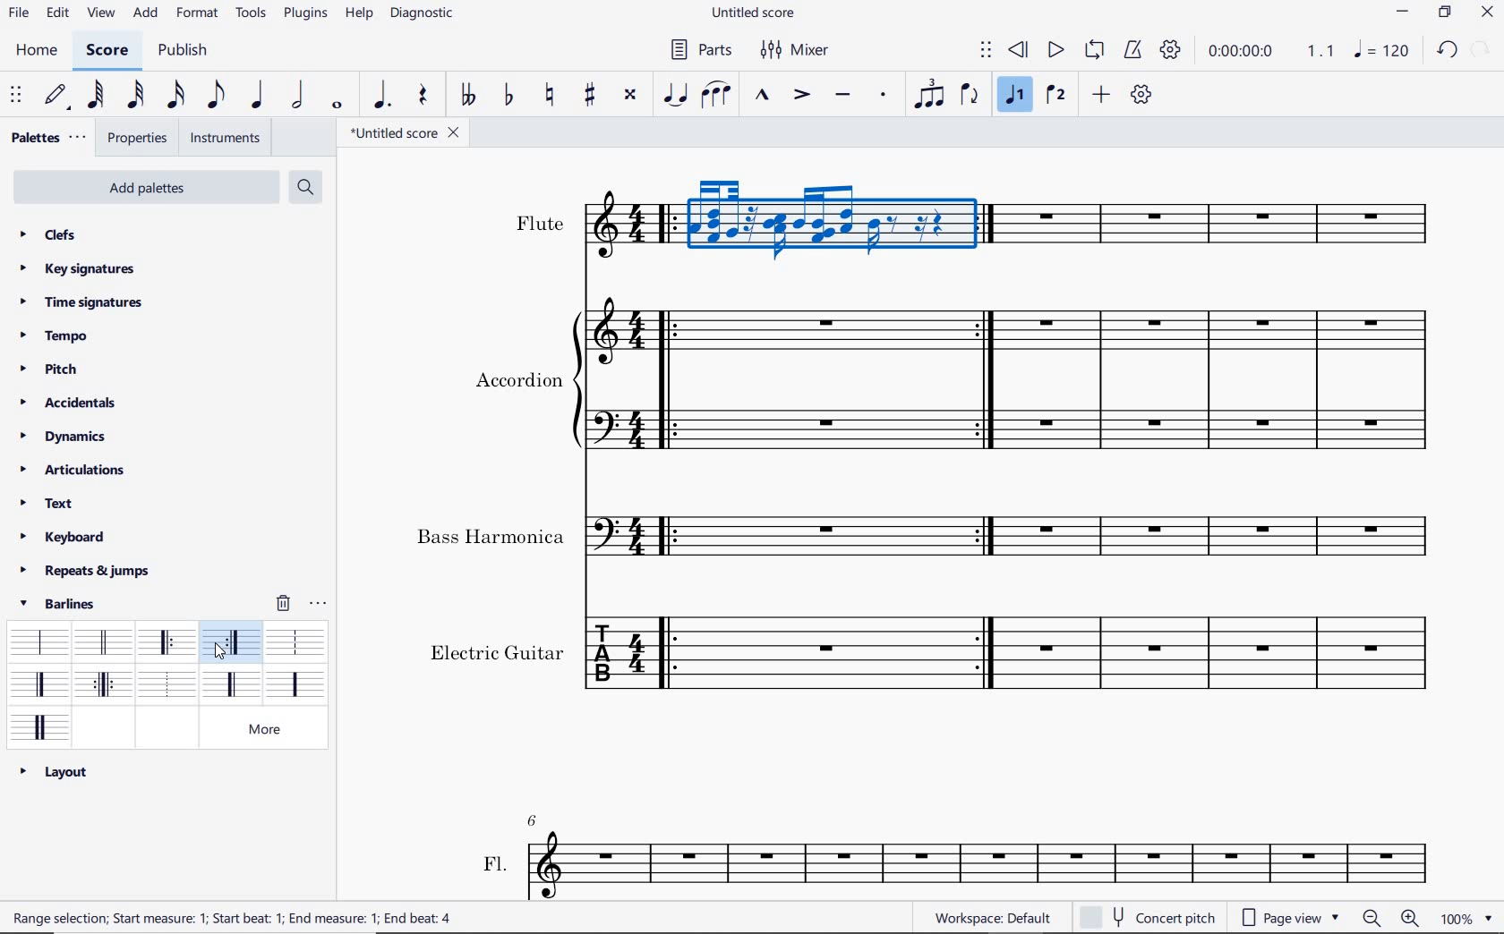  I want to click on concert pitch, so click(1151, 916).